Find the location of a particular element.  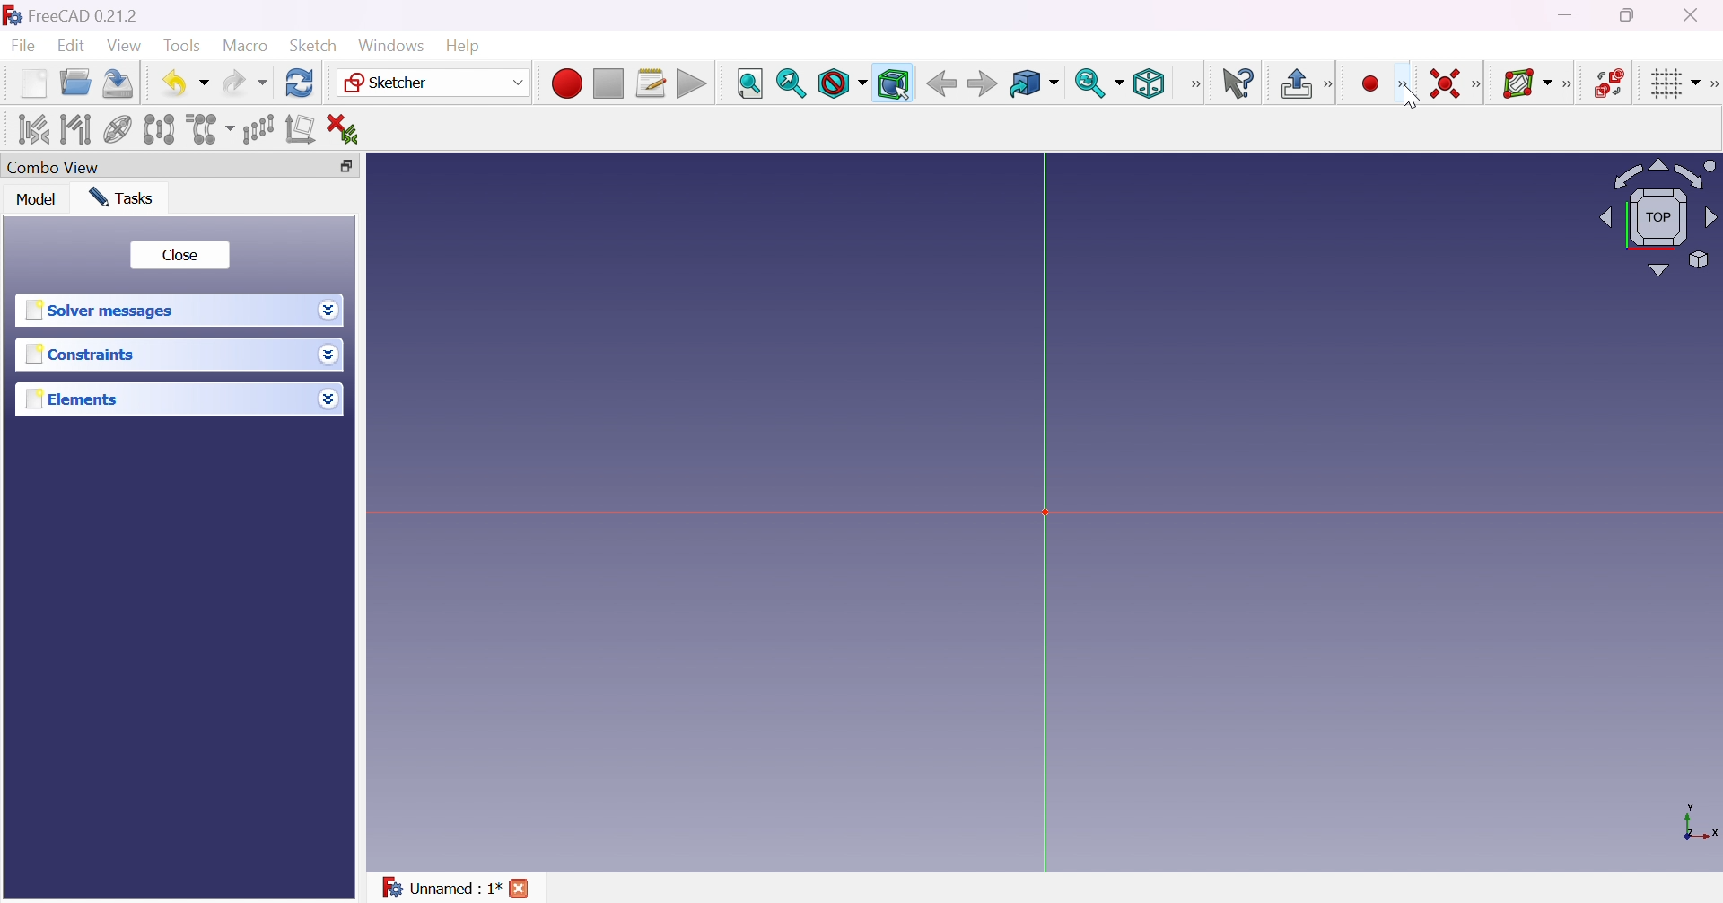

Show/hide B-spline information layer is located at coordinates (1526, 83).